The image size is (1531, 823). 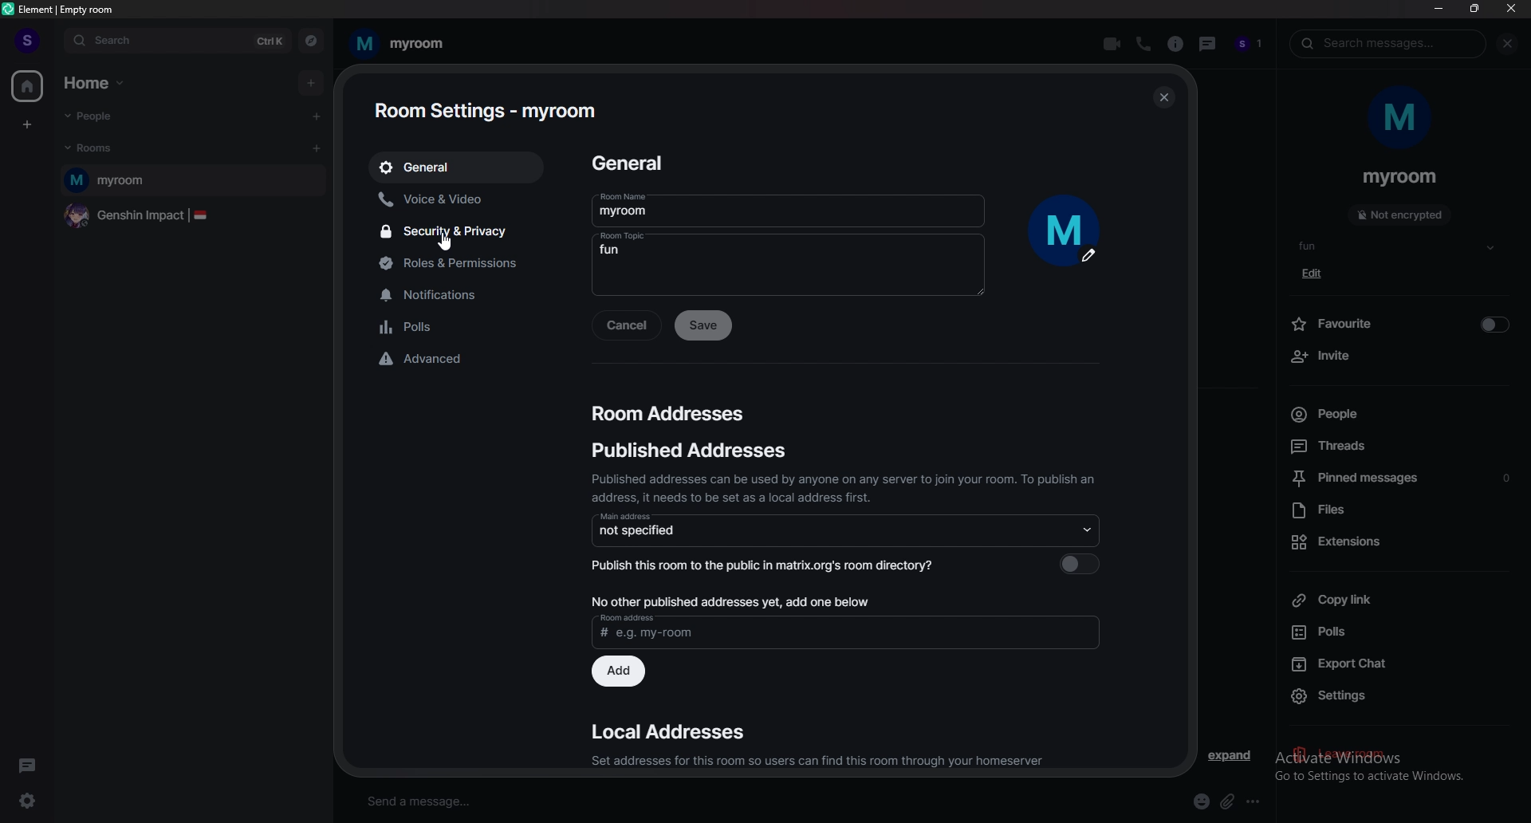 What do you see at coordinates (108, 115) in the screenshot?
I see `people` at bounding box center [108, 115].